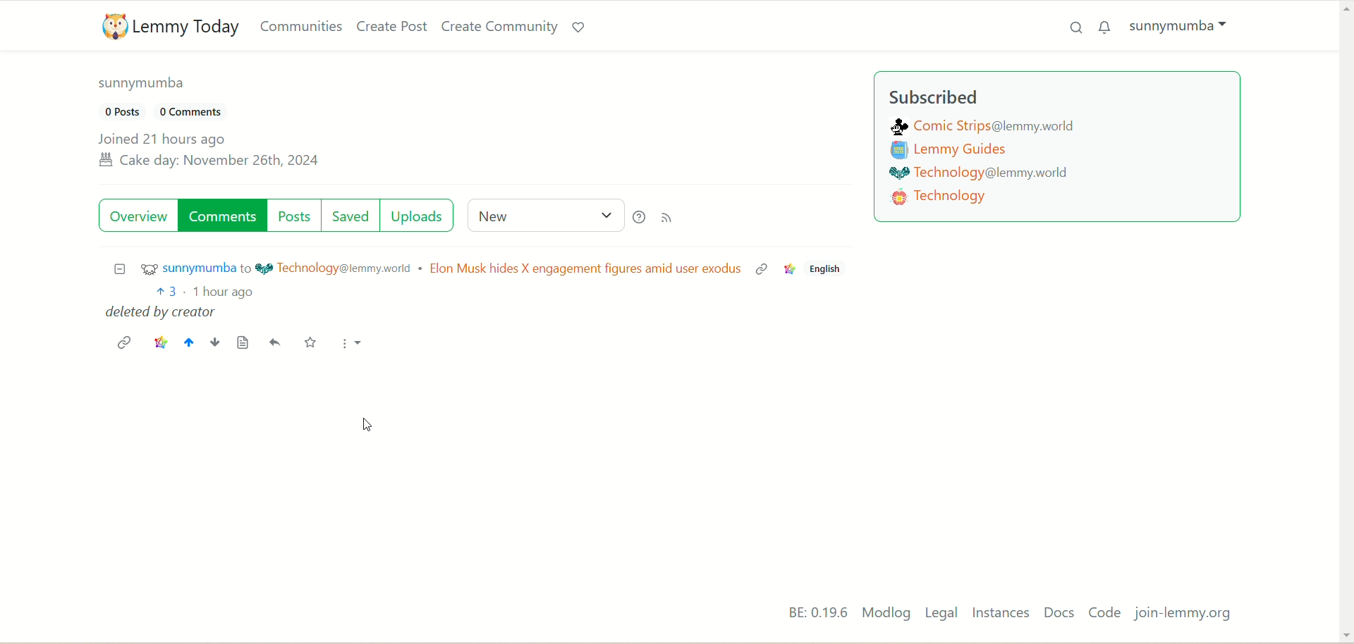 This screenshot has width=1354, height=644. I want to click on saved, so click(353, 214).